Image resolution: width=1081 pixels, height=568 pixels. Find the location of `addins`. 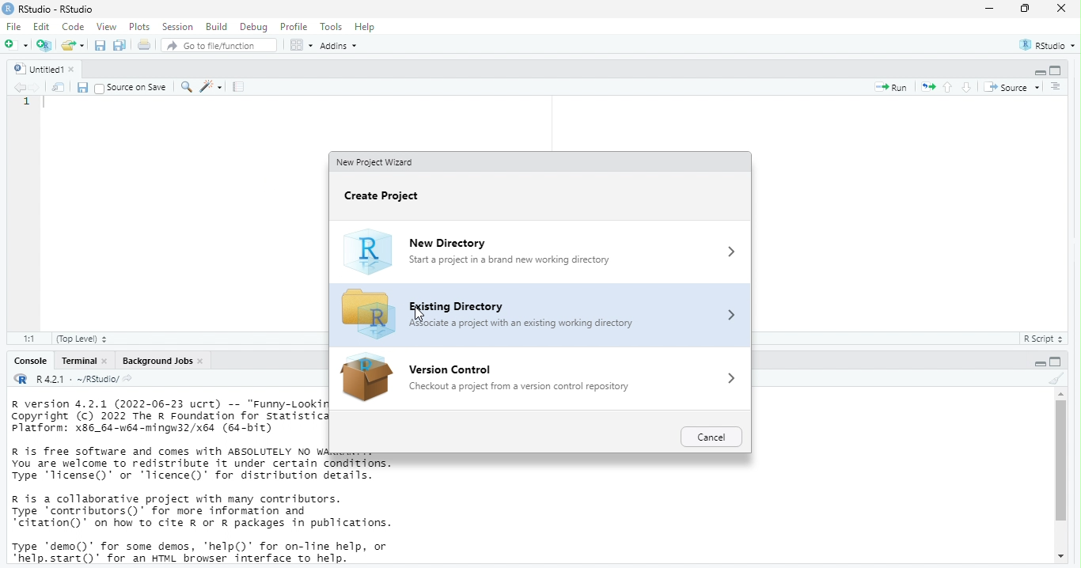

addins is located at coordinates (341, 44).